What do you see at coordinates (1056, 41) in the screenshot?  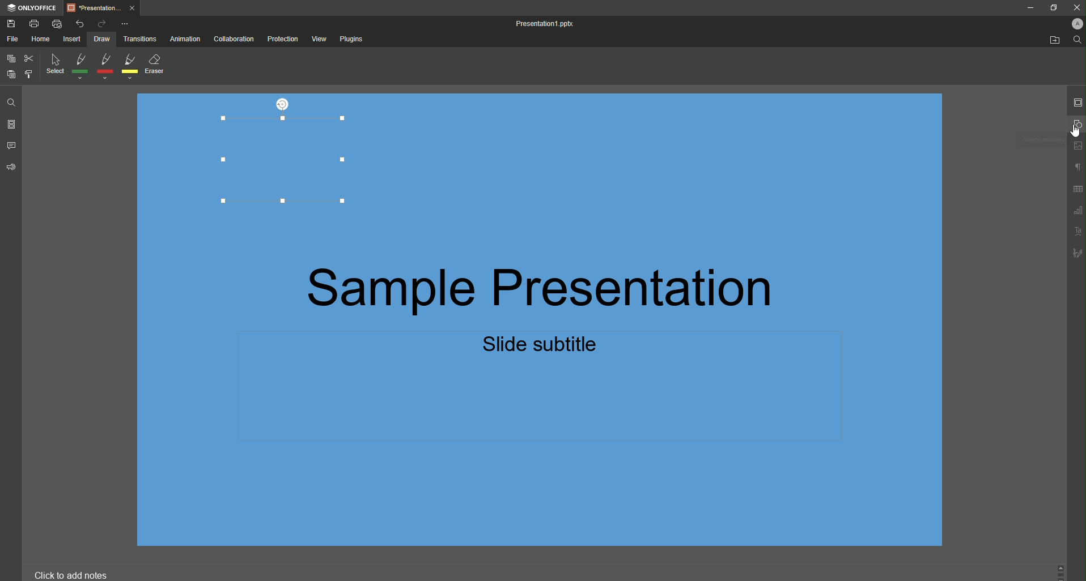 I see `Open From Fil` at bounding box center [1056, 41].